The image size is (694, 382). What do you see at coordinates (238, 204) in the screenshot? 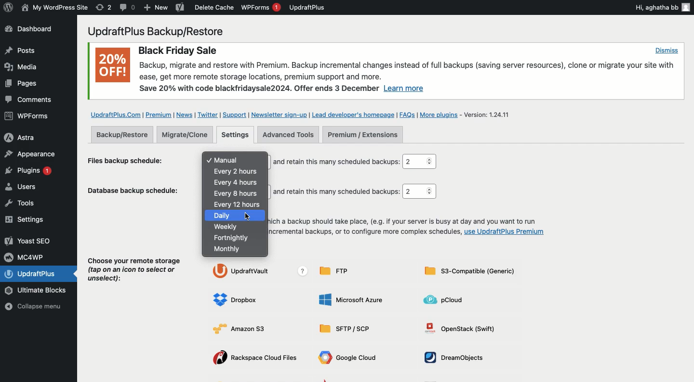
I see `Every 12 hours` at bounding box center [238, 204].